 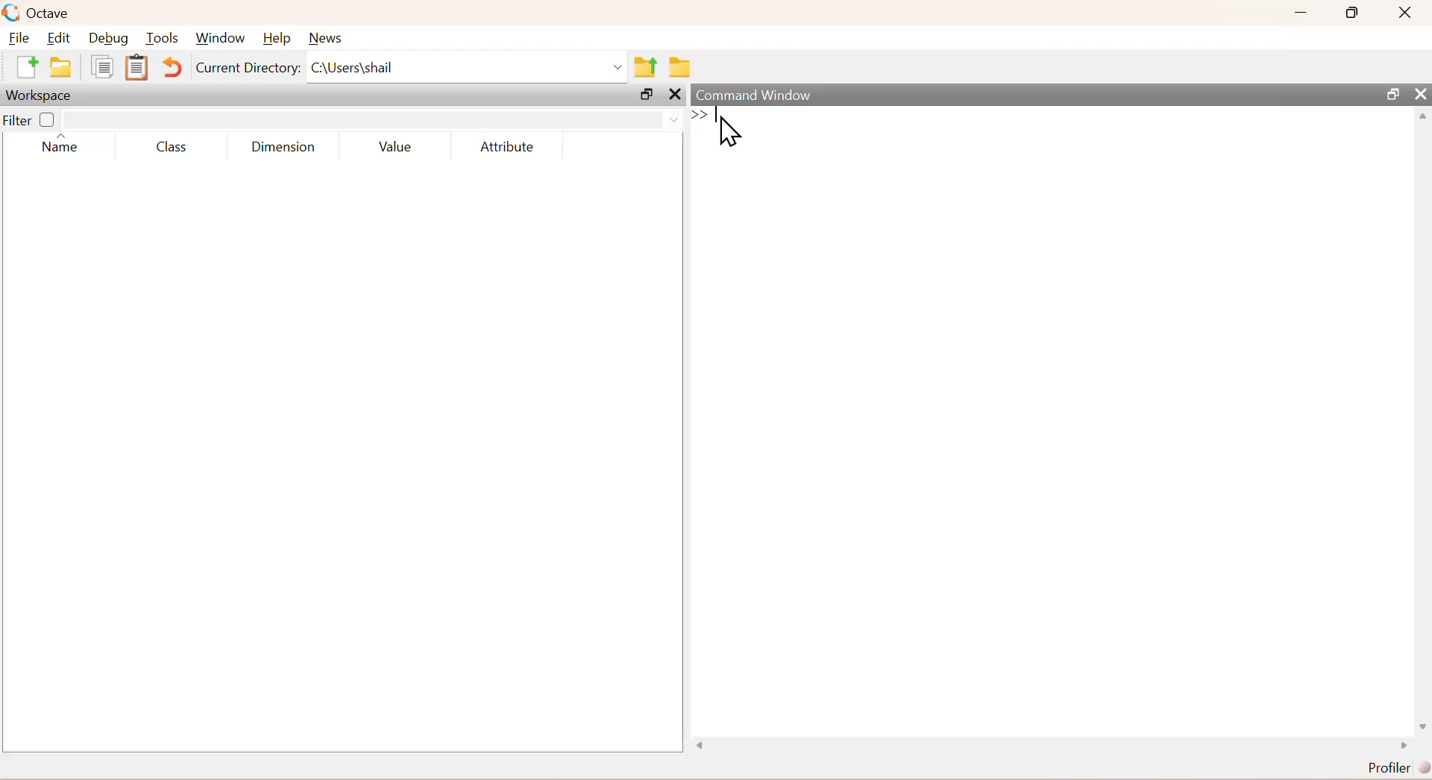 What do you see at coordinates (25, 70) in the screenshot?
I see `New script` at bounding box center [25, 70].